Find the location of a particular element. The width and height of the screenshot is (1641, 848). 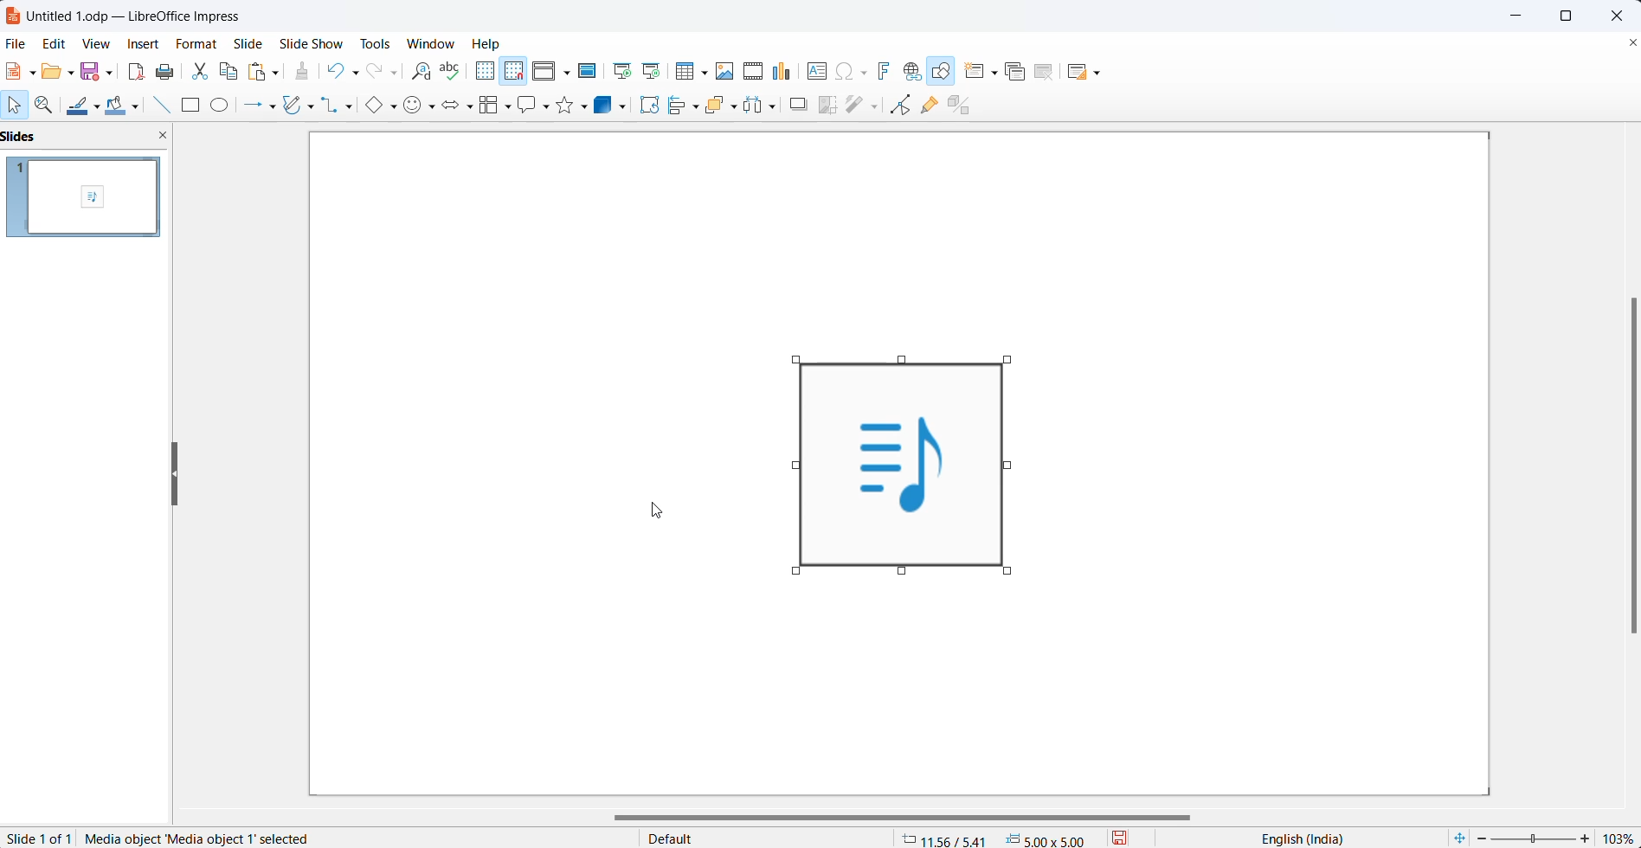

3d object options is located at coordinates (627, 108).